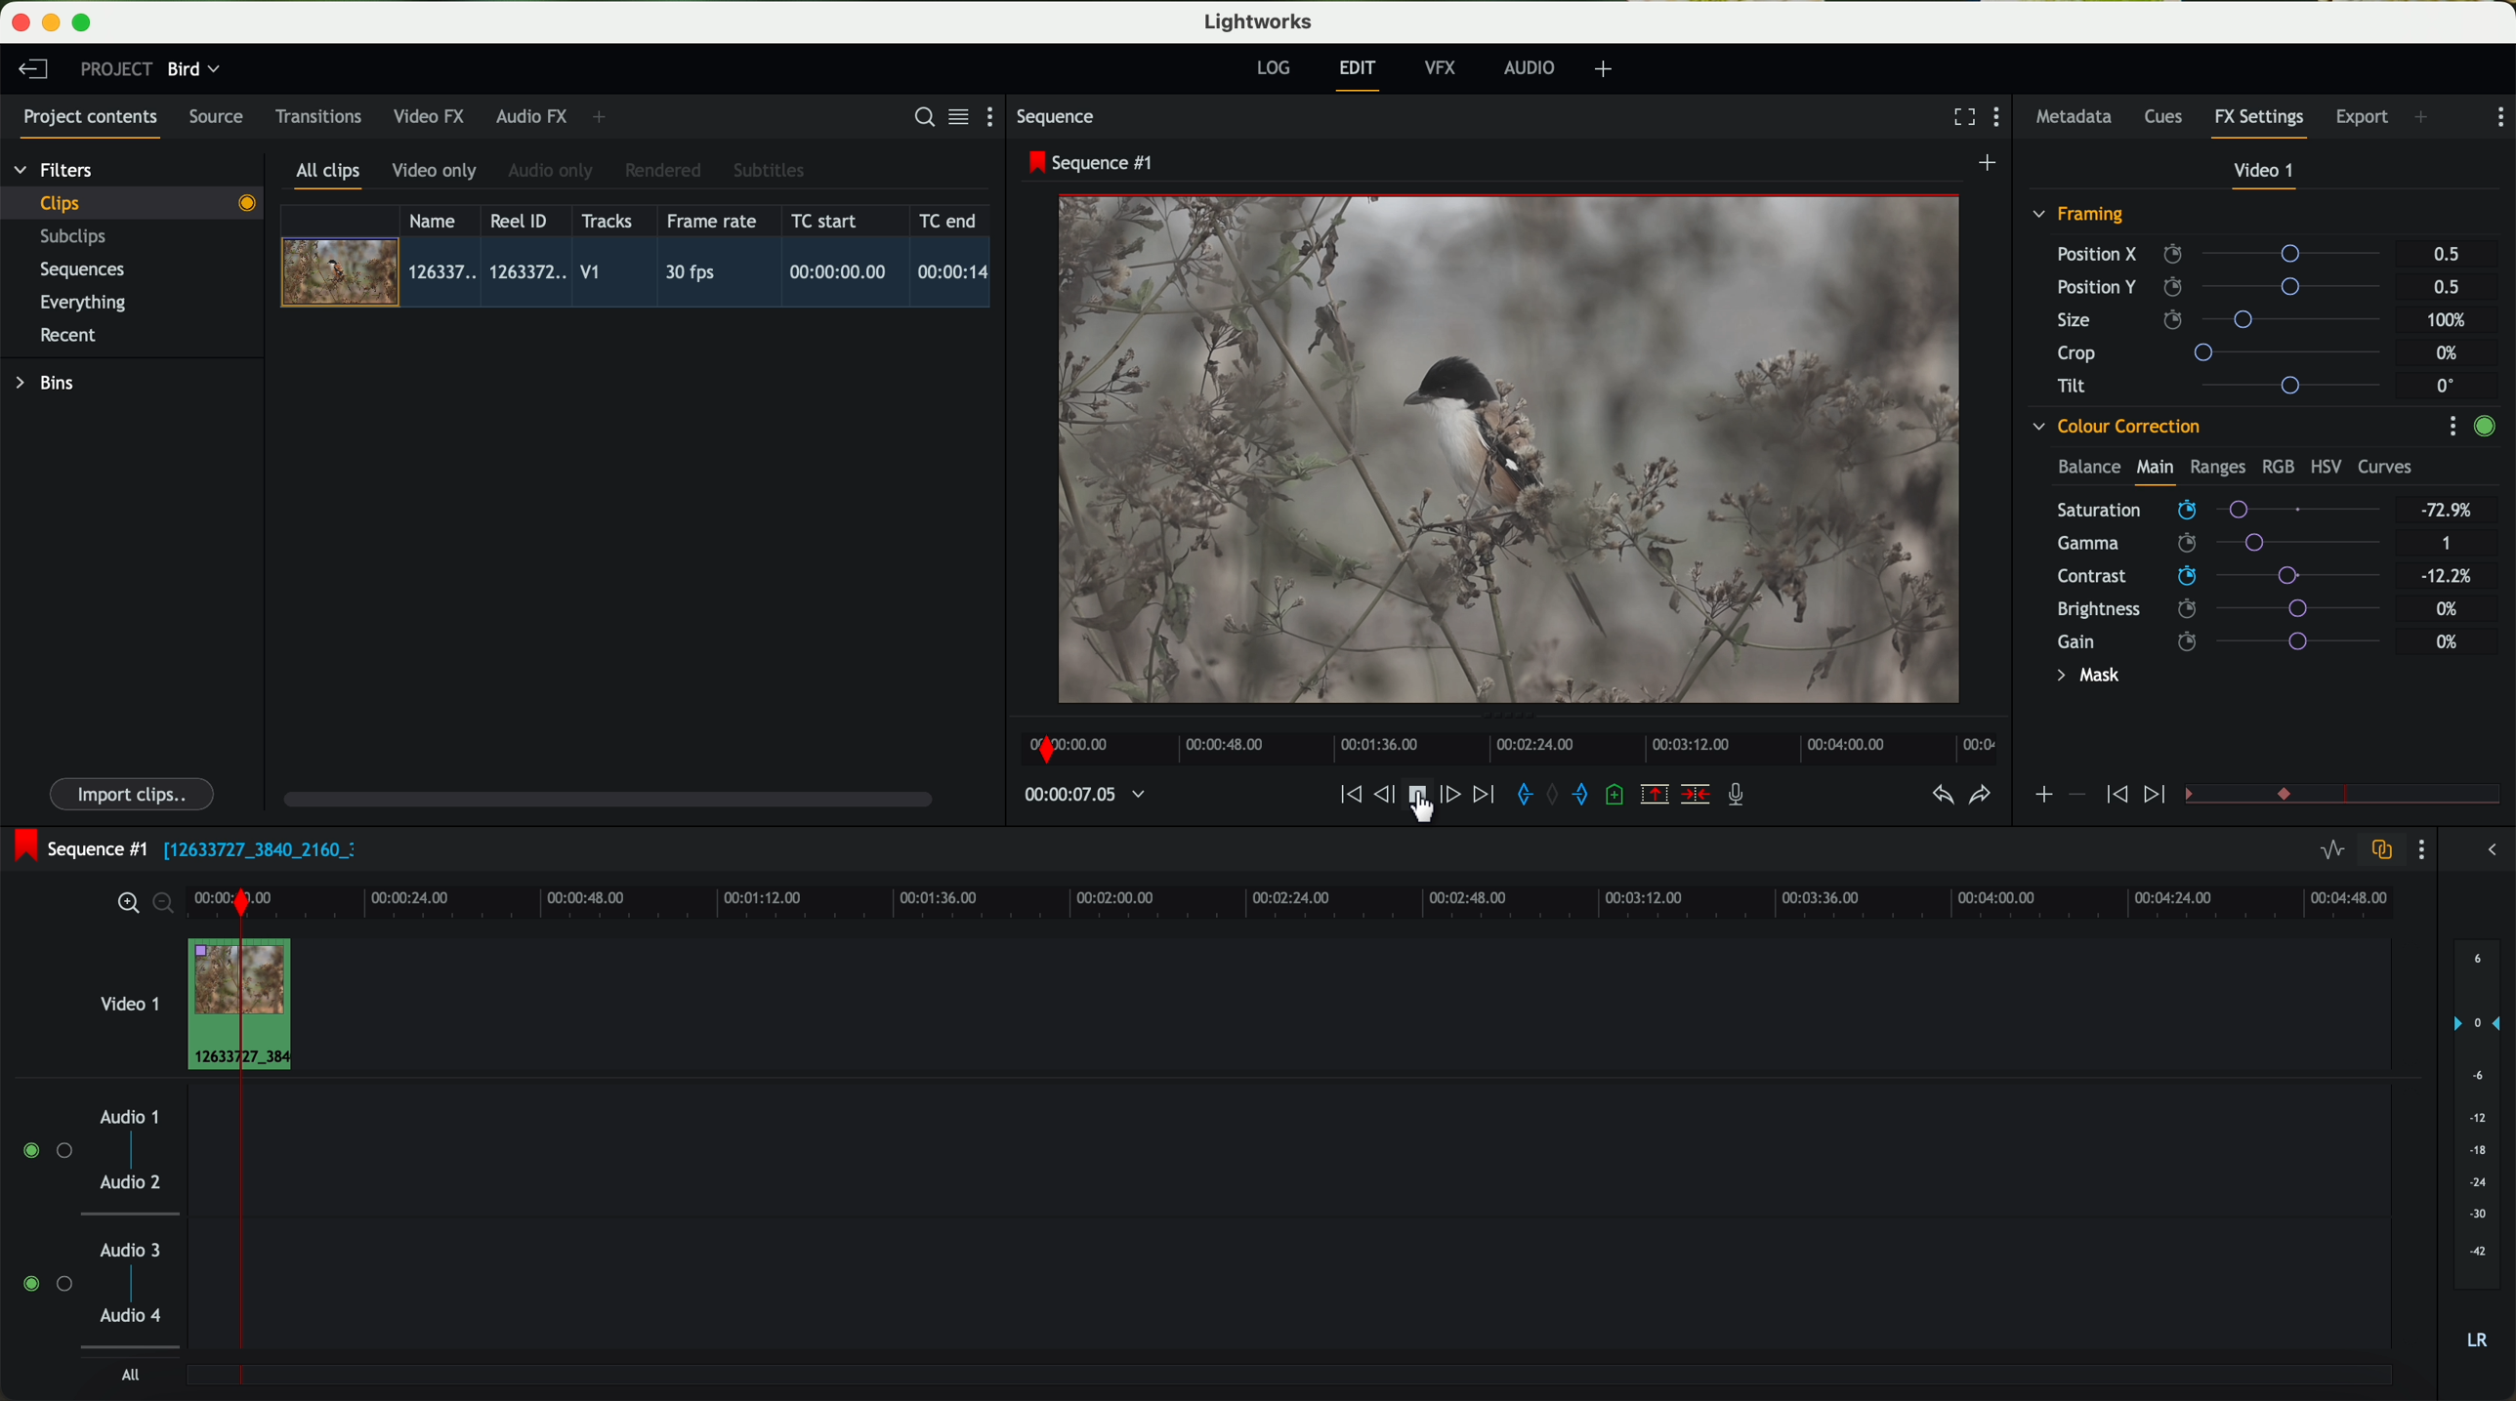 Image resolution: width=2516 pixels, height=1401 pixels. I want to click on VFX, so click(1445, 68).